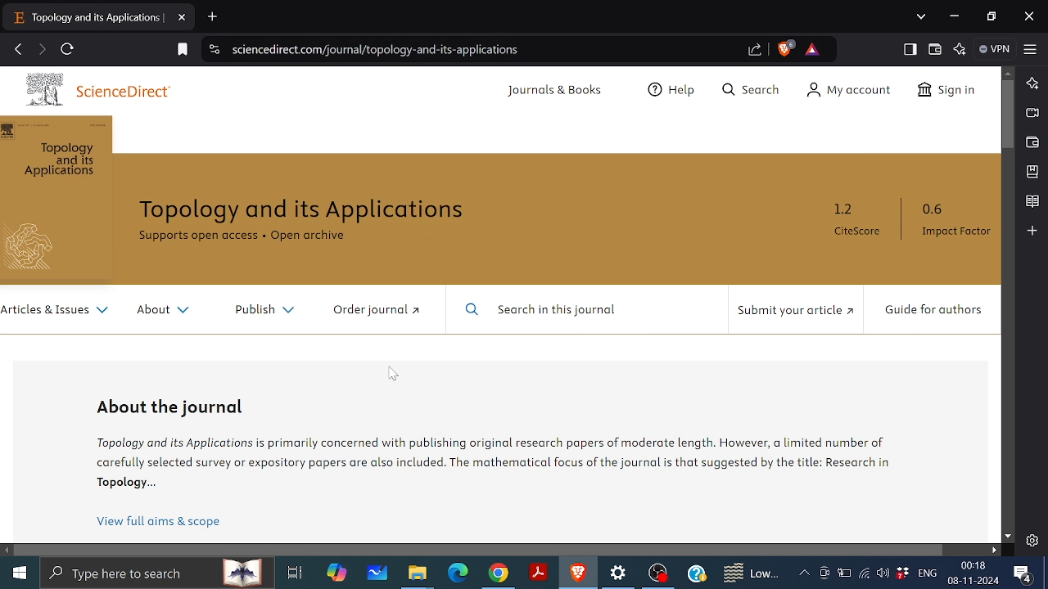 Image resolution: width=1048 pixels, height=589 pixels. I want to click on Microsoft edge, so click(457, 574).